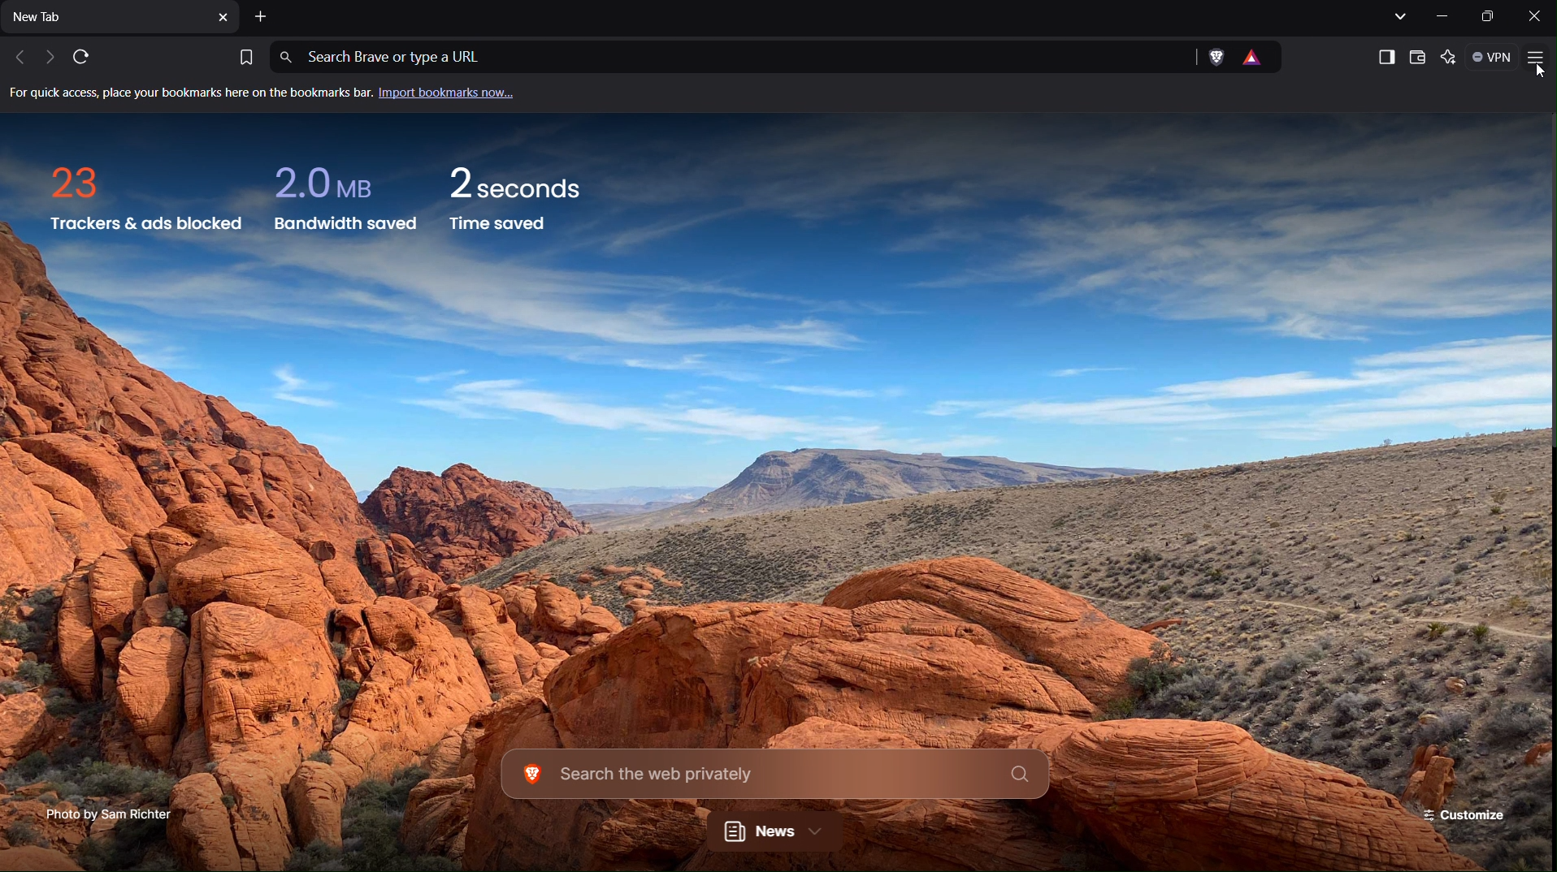 This screenshot has width=1557, height=872. What do you see at coordinates (1464, 812) in the screenshot?
I see `Customize` at bounding box center [1464, 812].